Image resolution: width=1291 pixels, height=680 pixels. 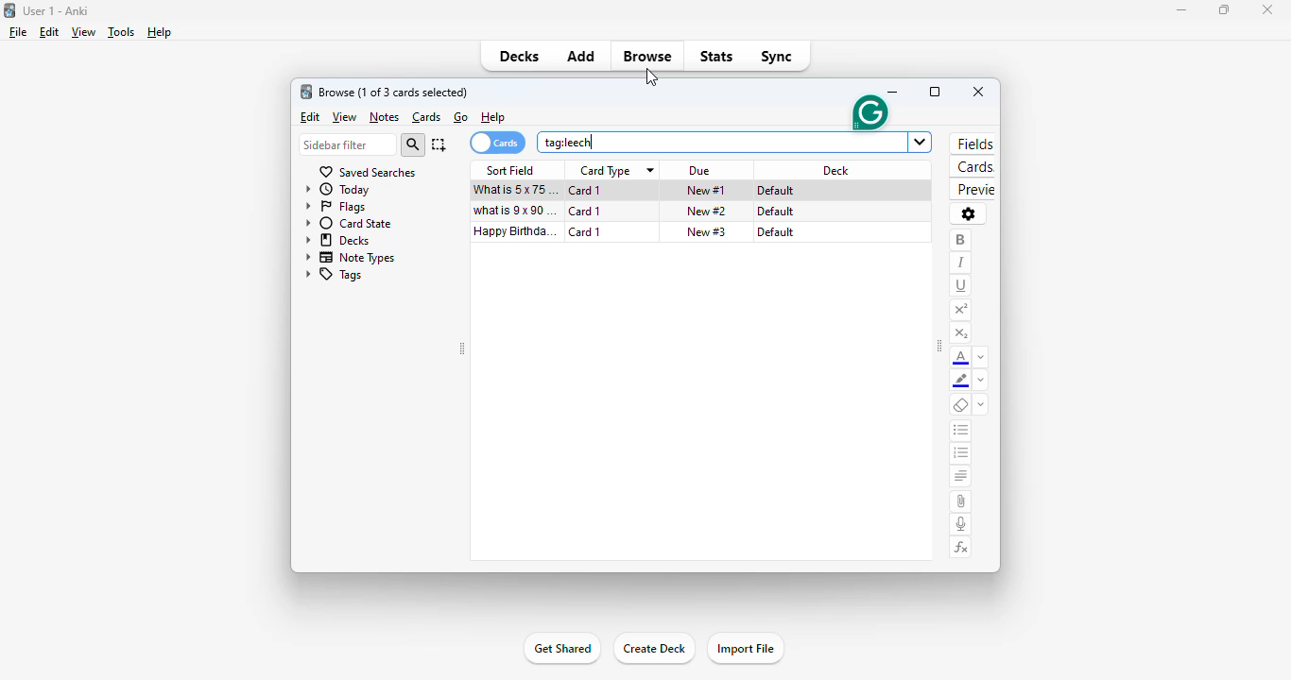 What do you see at coordinates (439, 144) in the screenshot?
I see `select` at bounding box center [439, 144].